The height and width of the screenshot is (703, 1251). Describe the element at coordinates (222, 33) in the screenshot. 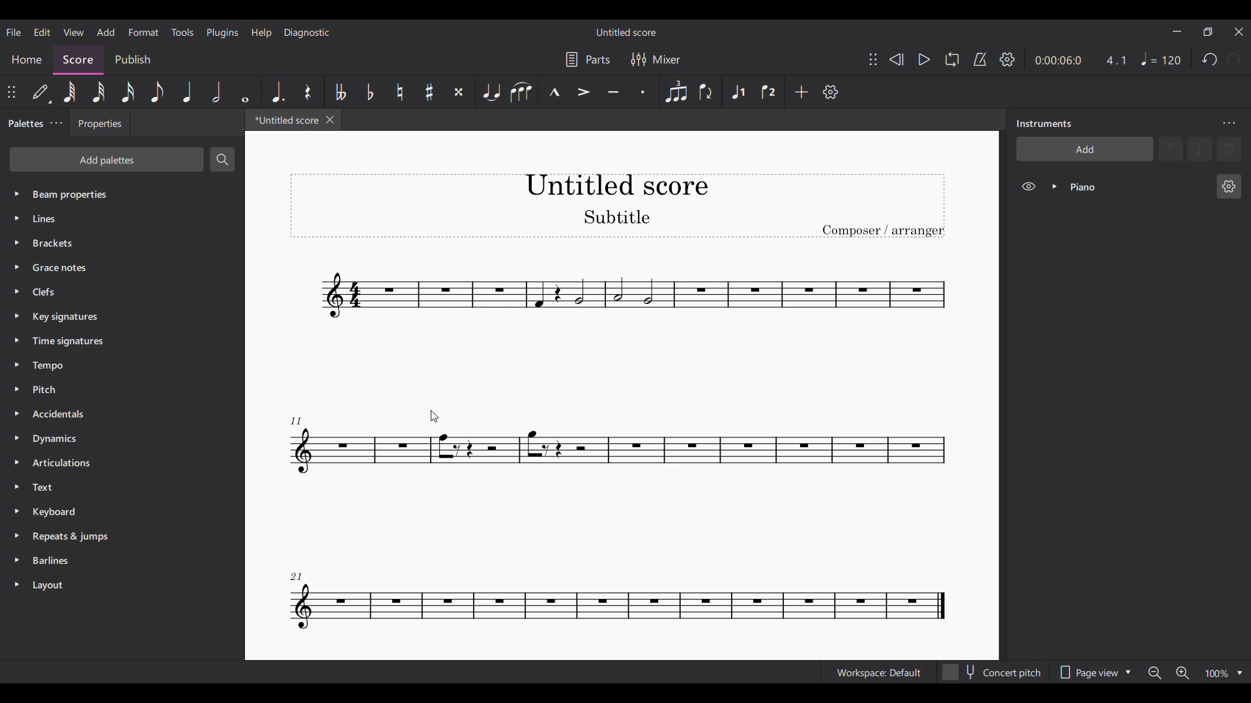

I see `Plugins menu` at that location.